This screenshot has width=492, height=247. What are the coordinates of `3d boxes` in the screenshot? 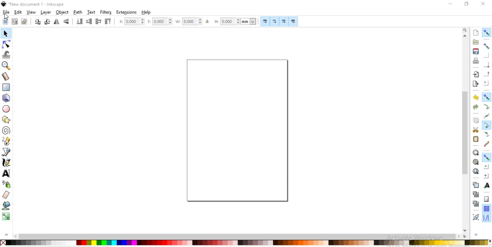 It's located at (6, 98).